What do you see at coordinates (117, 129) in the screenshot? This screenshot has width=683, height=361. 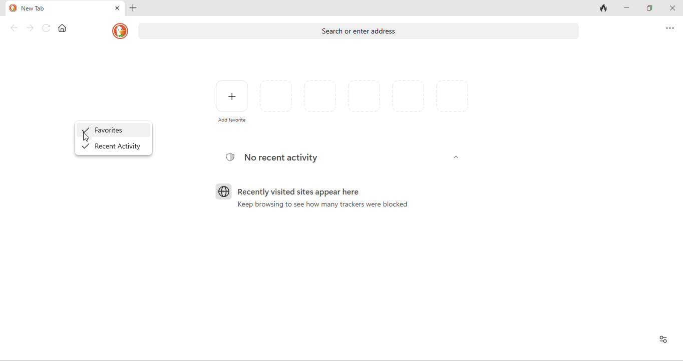 I see `favorites` at bounding box center [117, 129].